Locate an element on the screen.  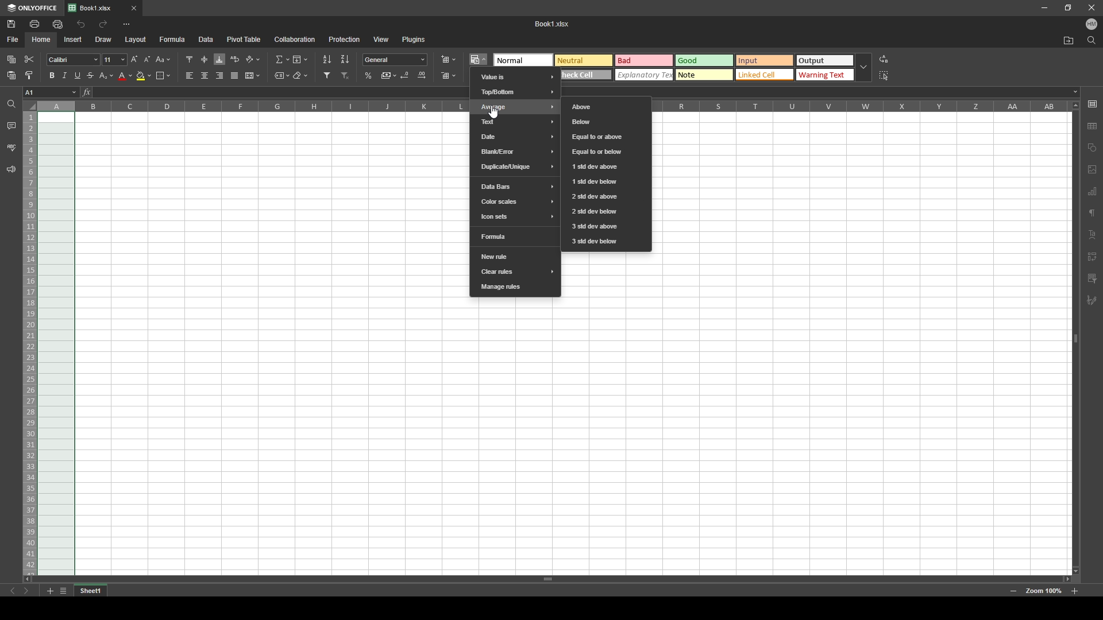
save is located at coordinates (12, 24).